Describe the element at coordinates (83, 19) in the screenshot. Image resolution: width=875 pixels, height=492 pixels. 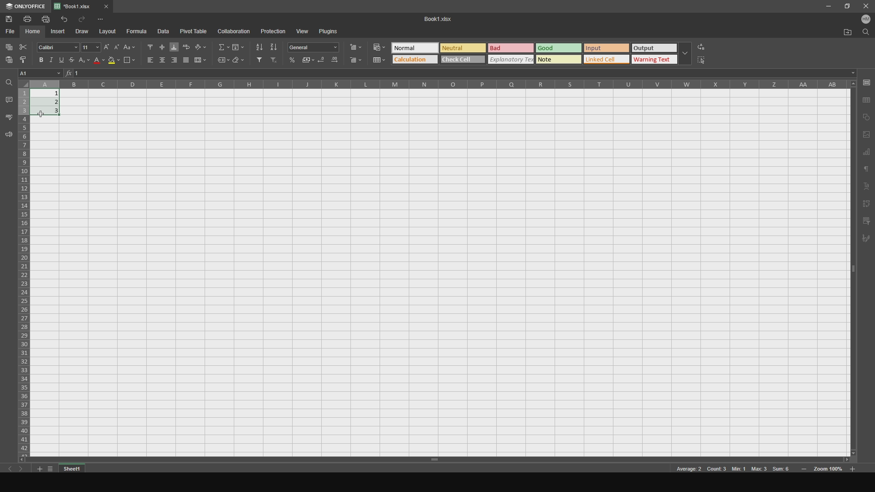
I see `redo` at that location.